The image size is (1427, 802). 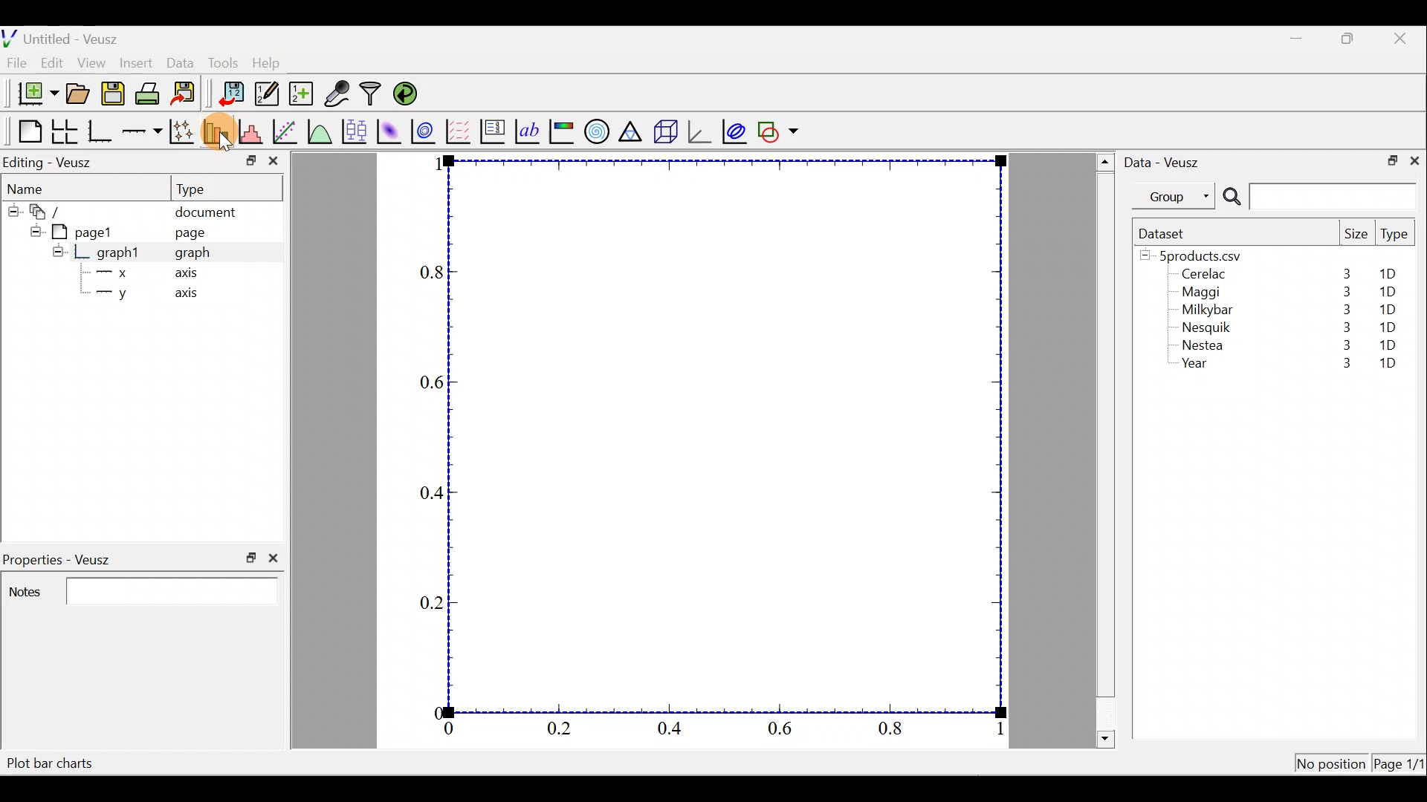 I want to click on 3d scene, so click(x=664, y=131).